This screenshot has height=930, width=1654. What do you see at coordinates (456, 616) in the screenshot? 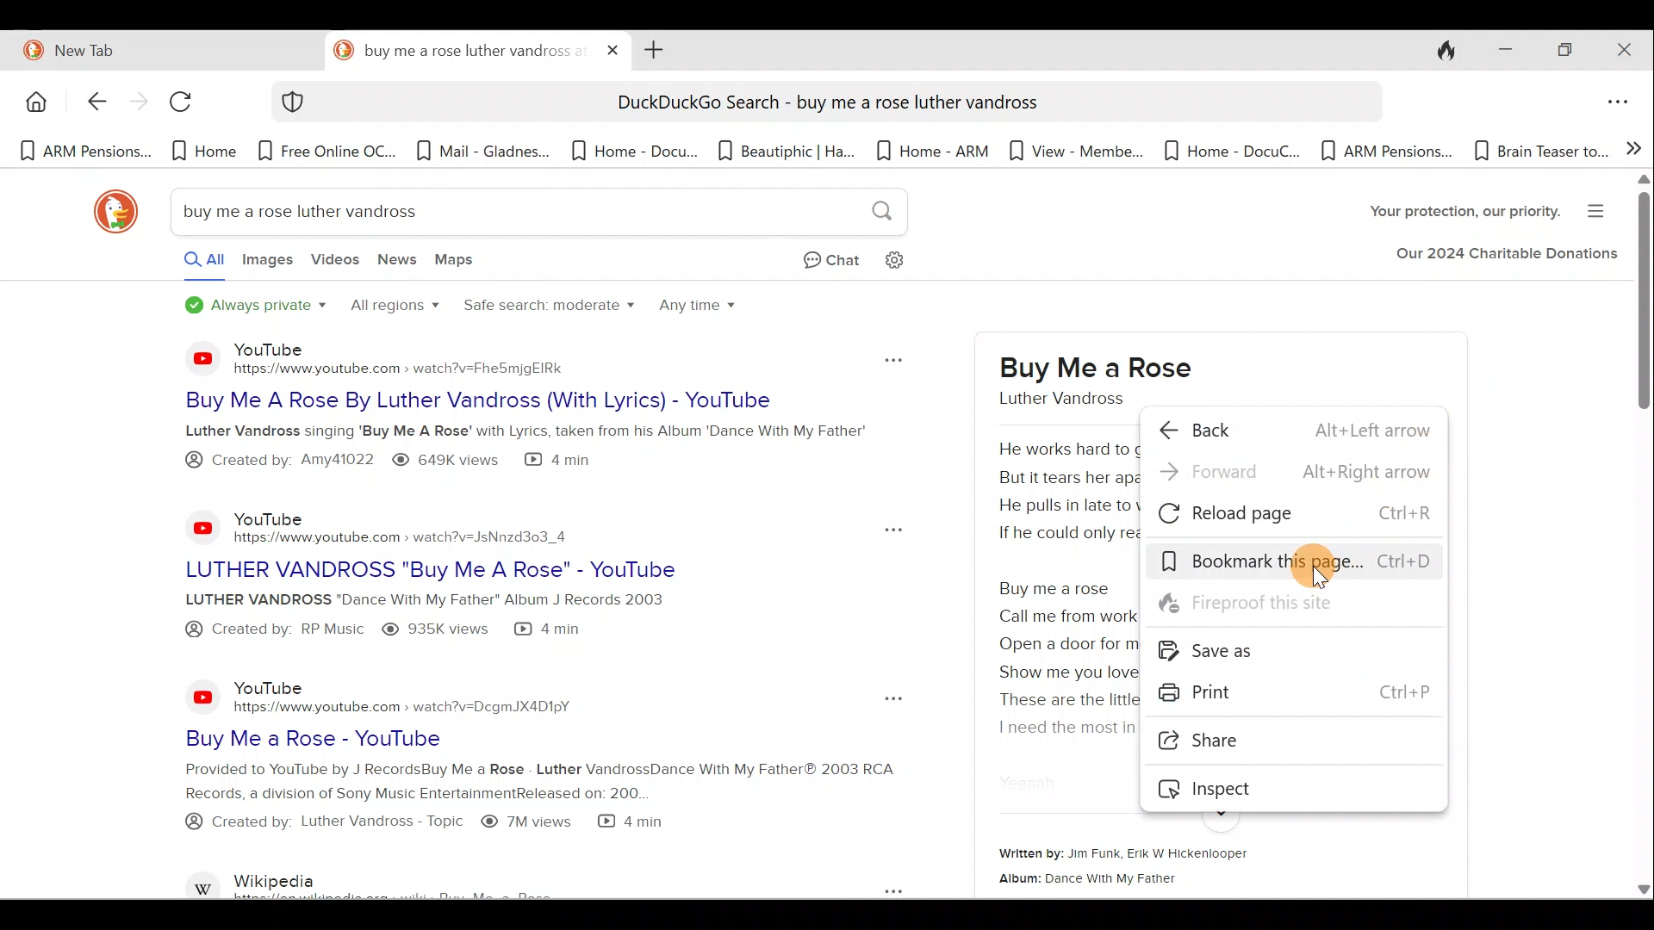
I see `LUTHER VANDROSS "Dance With My Father" Album J Records 2003
@® Created by: RP Music ® 935K views (® 4 min` at bounding box center [456, 616].